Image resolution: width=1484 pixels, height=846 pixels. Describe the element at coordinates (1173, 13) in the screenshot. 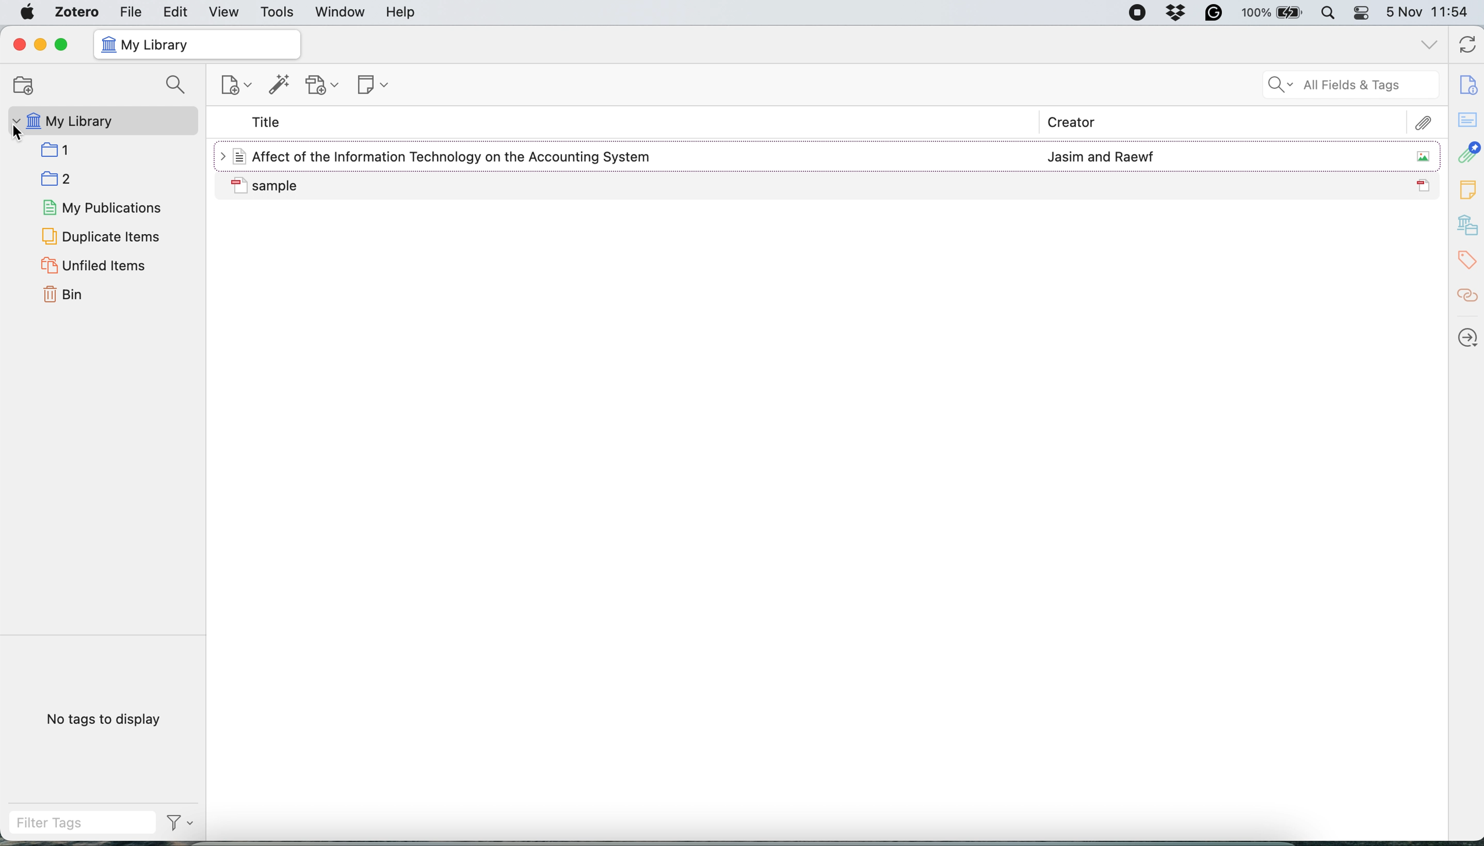

I see `dropbox` at that location.